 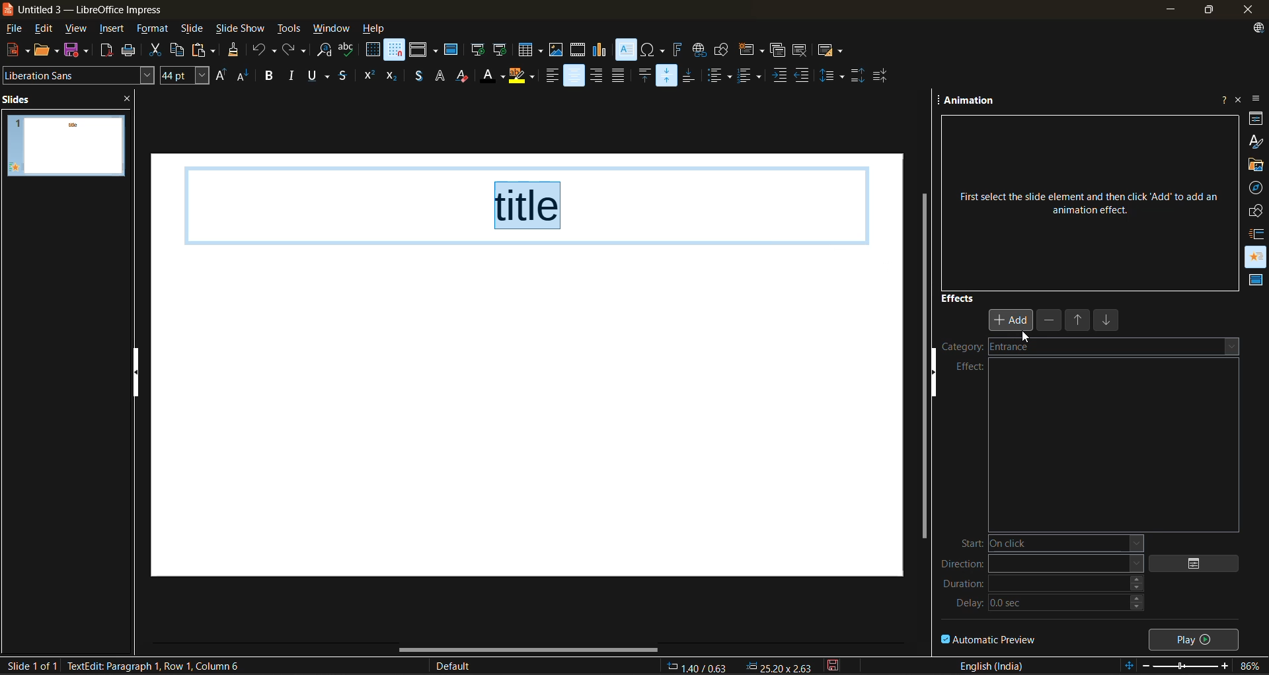 What do you see at coordinates (115, 30) in the screenshot?
I see `insert` at bounding box center [115, 30].